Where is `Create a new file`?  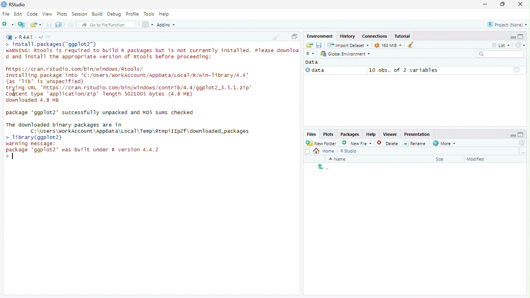
Create a new file is located at coordinates (8, 24).